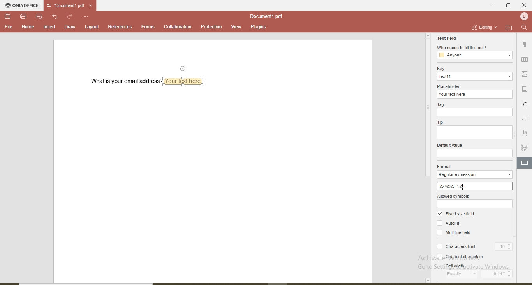 This screenshot has height=285, width=532. Describe the element at coordinates (92, 26) in the screenshot. I see `layout` at that location.